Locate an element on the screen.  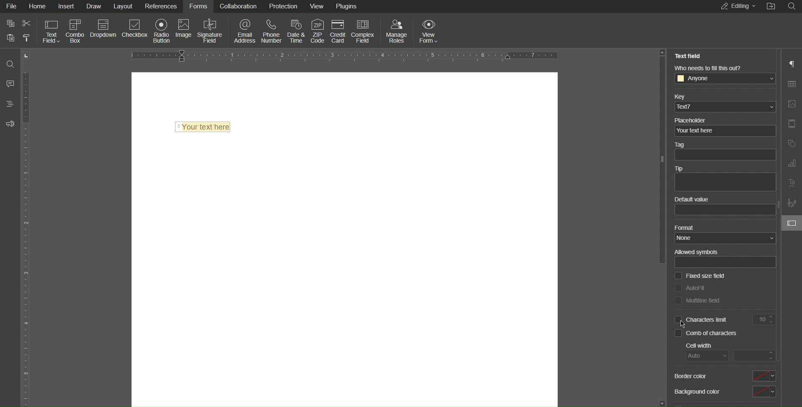
Feedback and Support is located at coordinates (10, 124).